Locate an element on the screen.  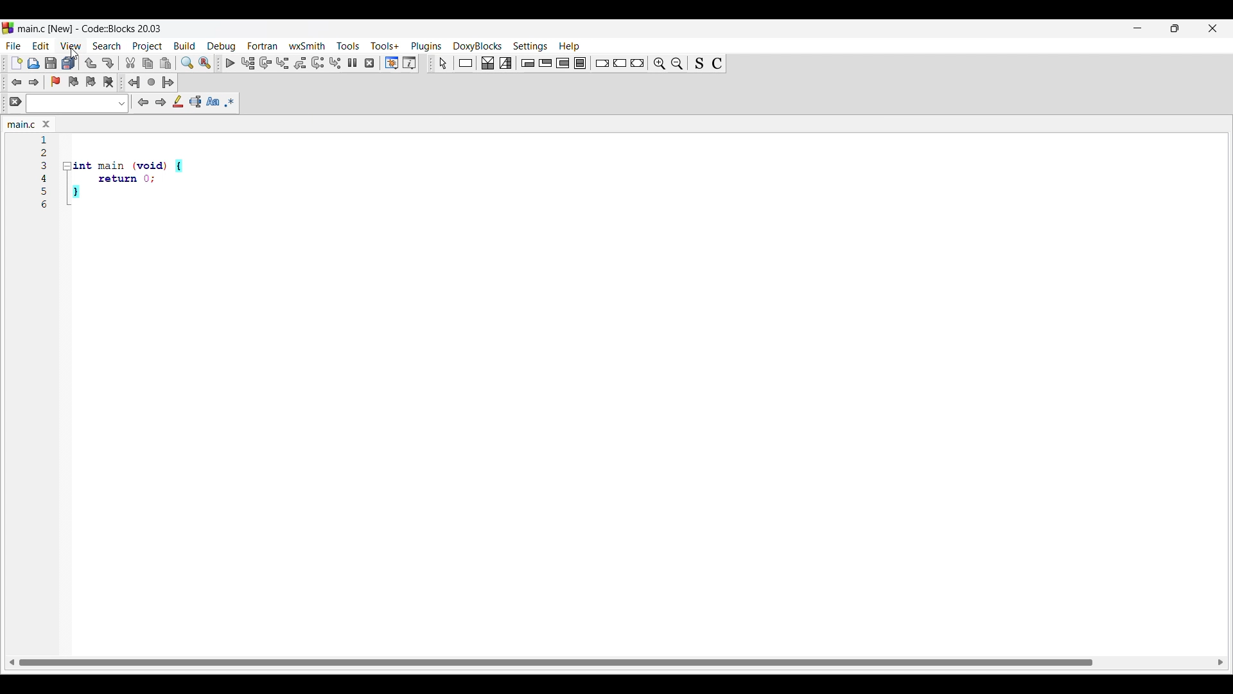
Break instruction is located at coordinates (602, 64).